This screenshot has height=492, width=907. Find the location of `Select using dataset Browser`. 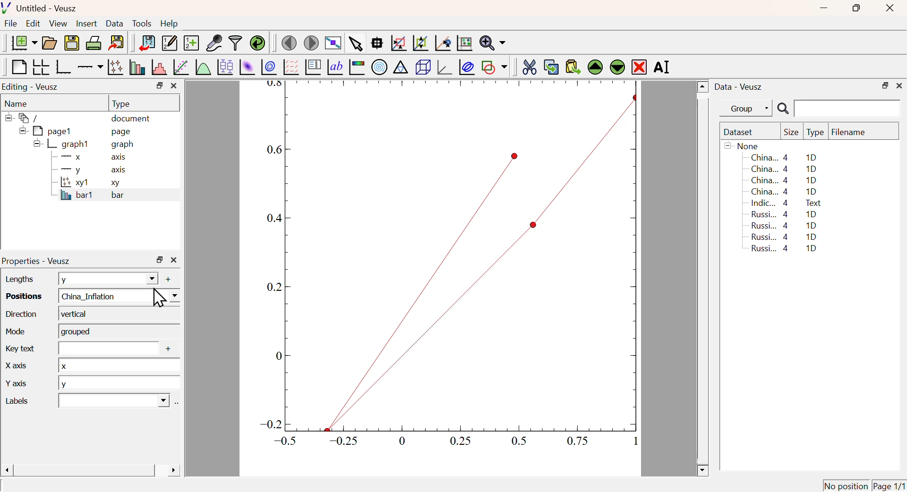

Select using dataset Browser is located at coordinates (173, 404).